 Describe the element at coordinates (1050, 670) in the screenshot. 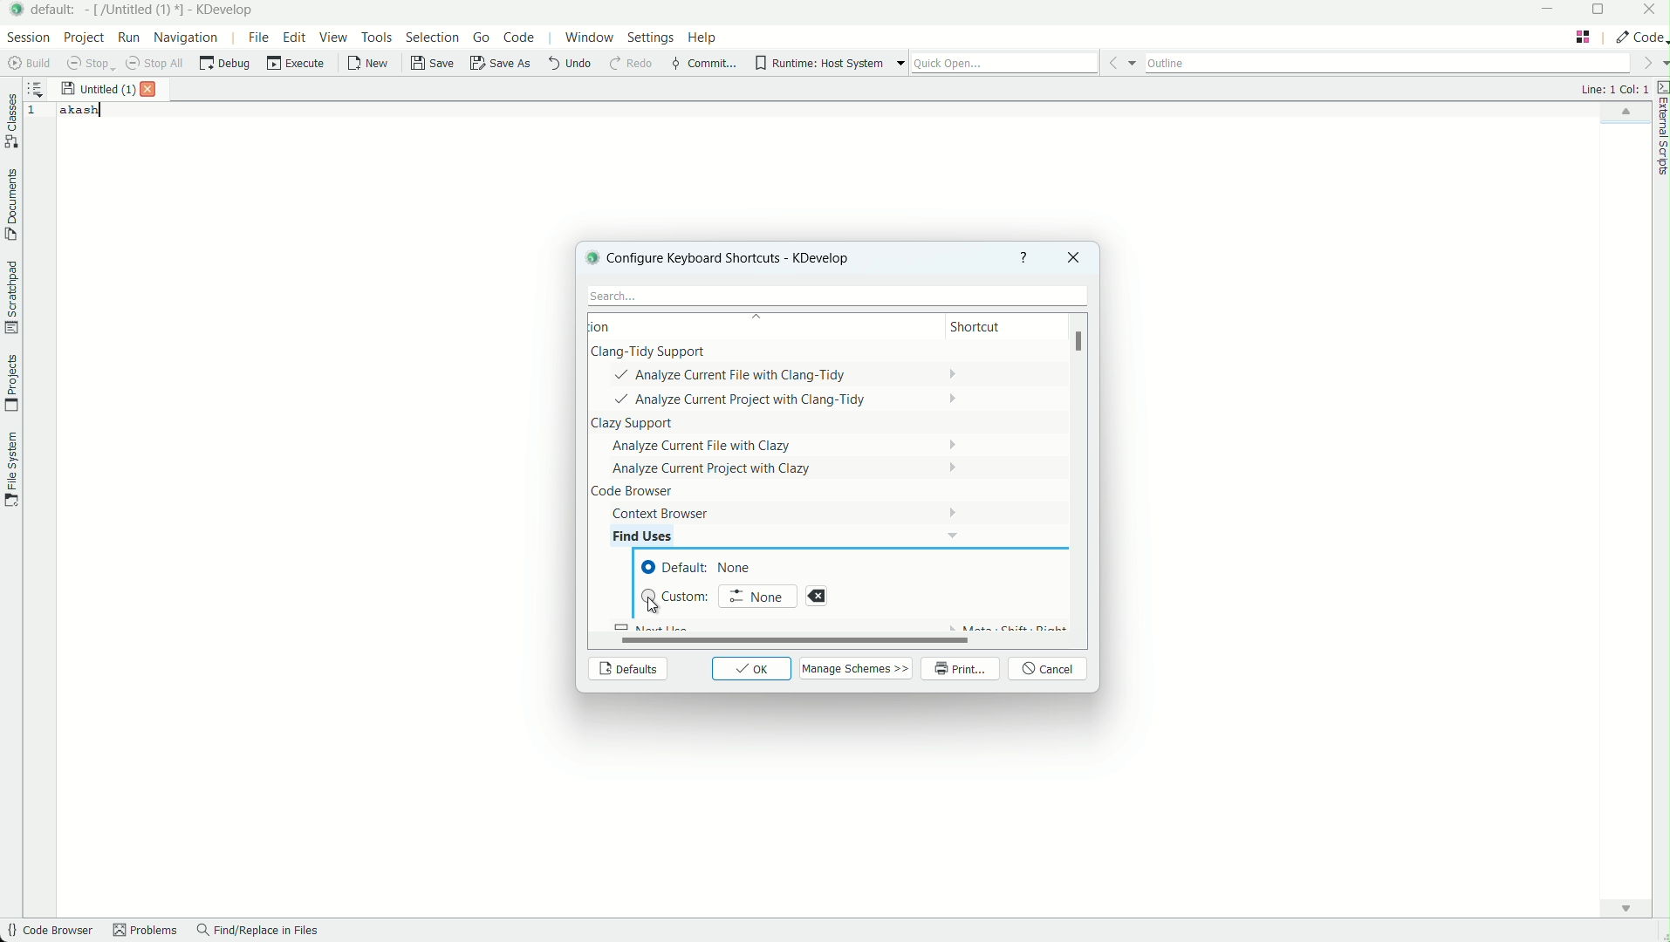

I see `cancel` at that location.